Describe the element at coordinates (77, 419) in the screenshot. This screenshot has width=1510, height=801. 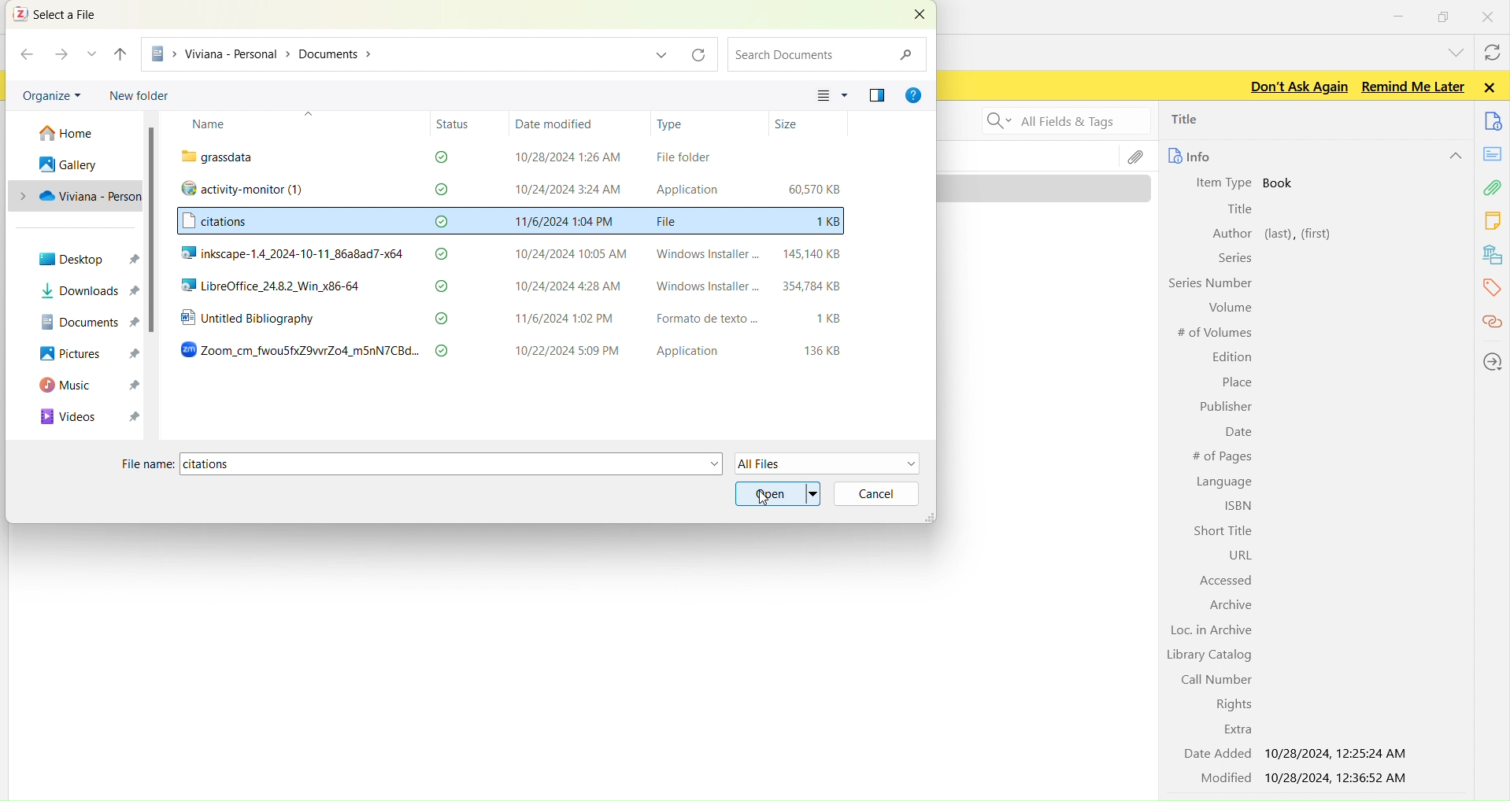
I see `VIDEOS` at that location.